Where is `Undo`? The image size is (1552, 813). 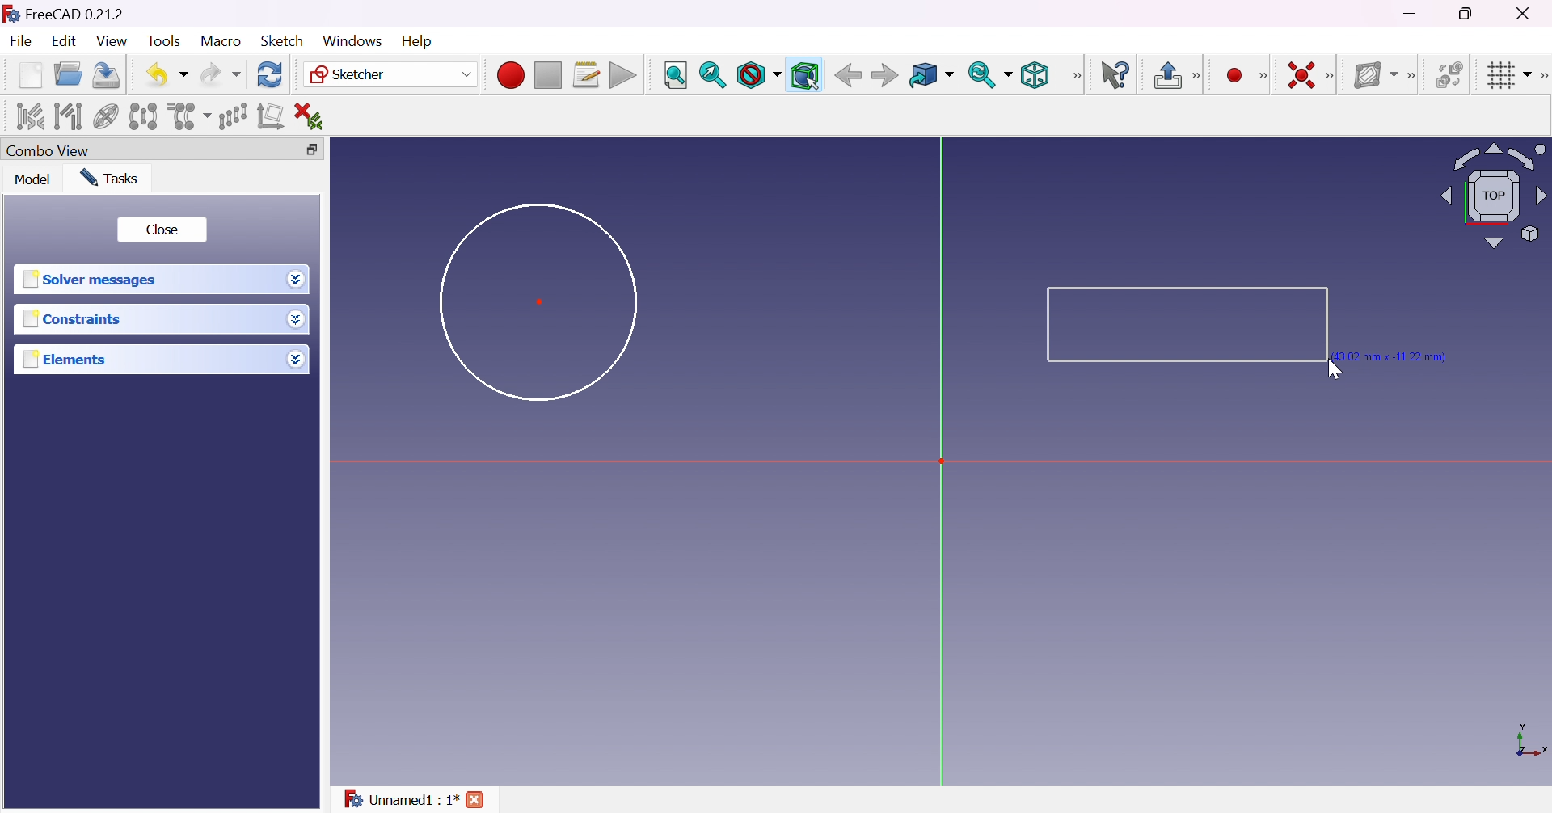
Undo is located at coordinates (167, 74).